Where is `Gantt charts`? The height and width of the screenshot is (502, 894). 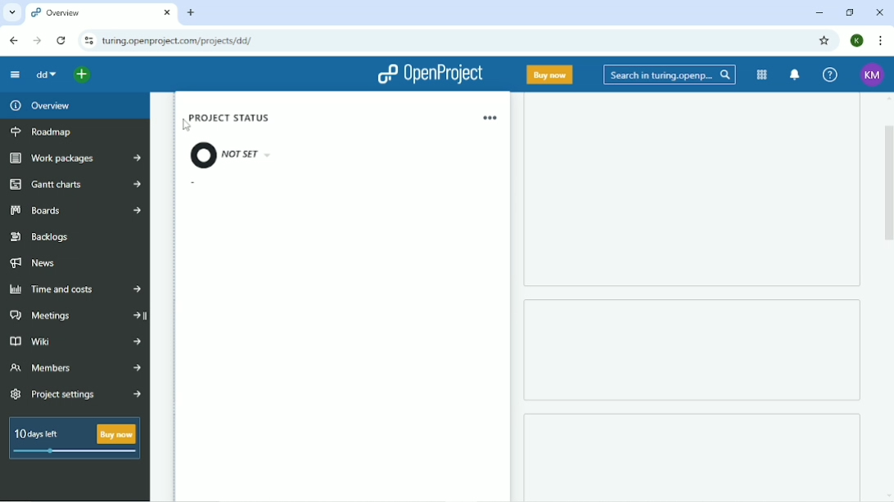 Gantt charts is located at coordinates (74, 186).